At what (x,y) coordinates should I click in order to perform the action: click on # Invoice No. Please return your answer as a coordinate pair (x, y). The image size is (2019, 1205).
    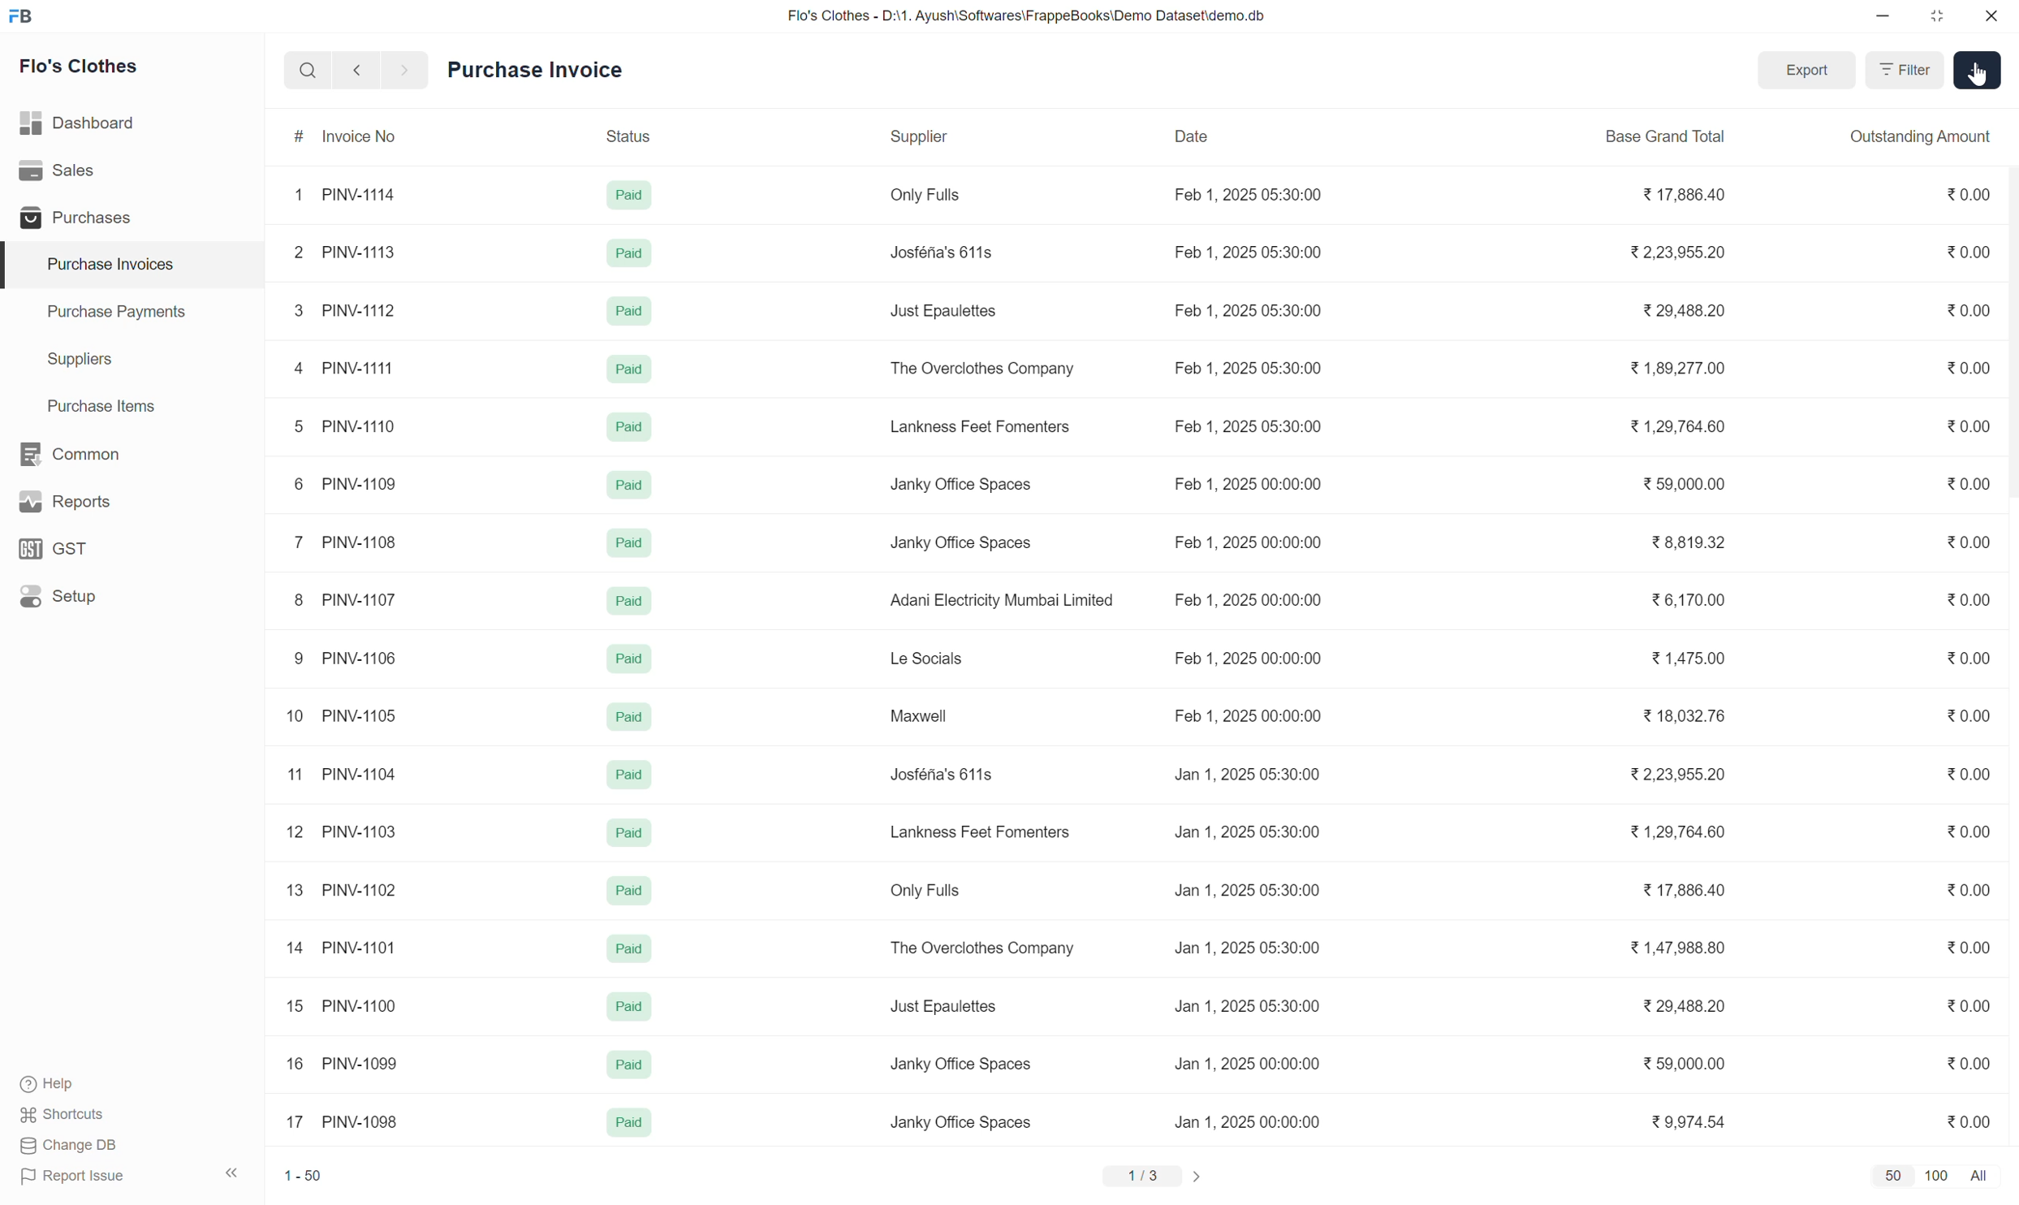
    Looking at the image, I should click on (360, 135).